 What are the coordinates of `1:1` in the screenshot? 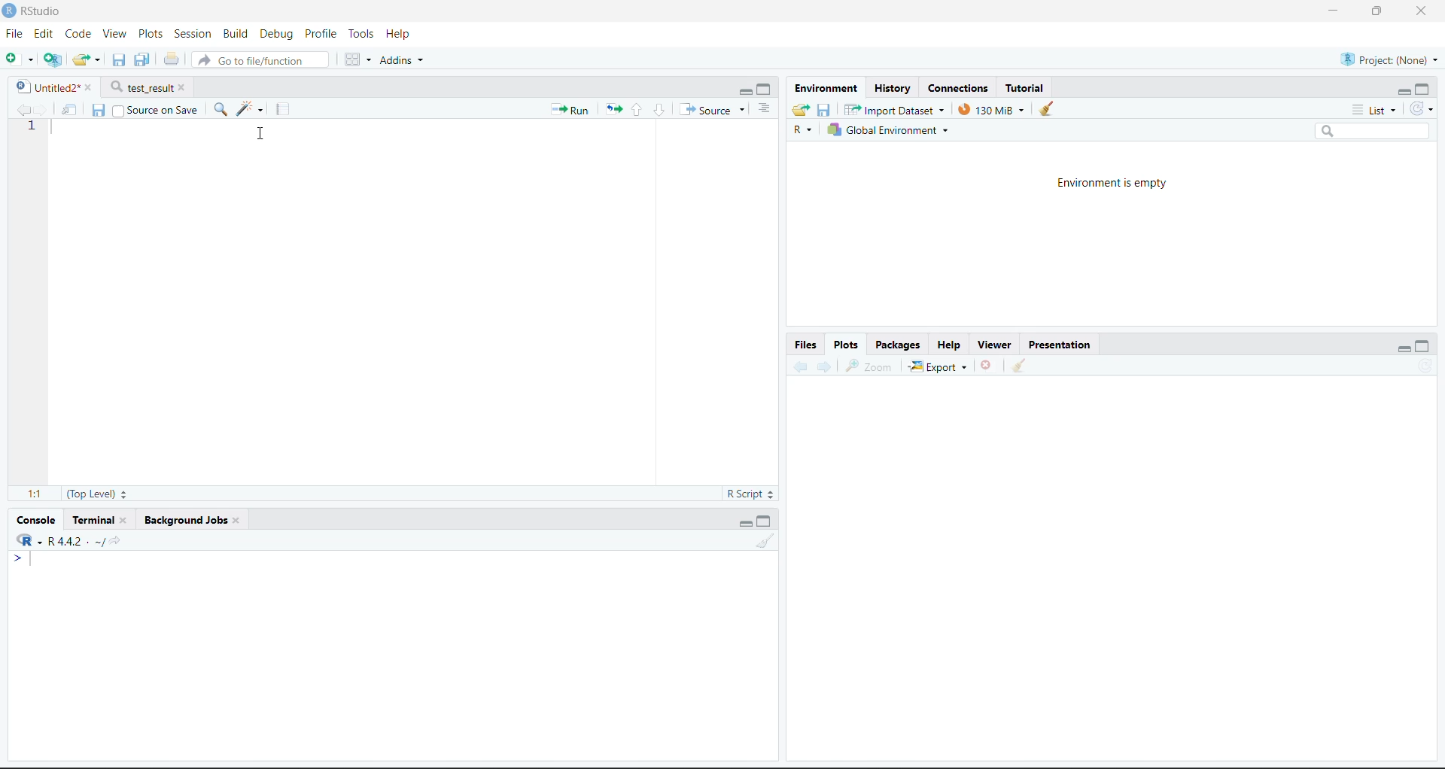 It's located at (35, 494).